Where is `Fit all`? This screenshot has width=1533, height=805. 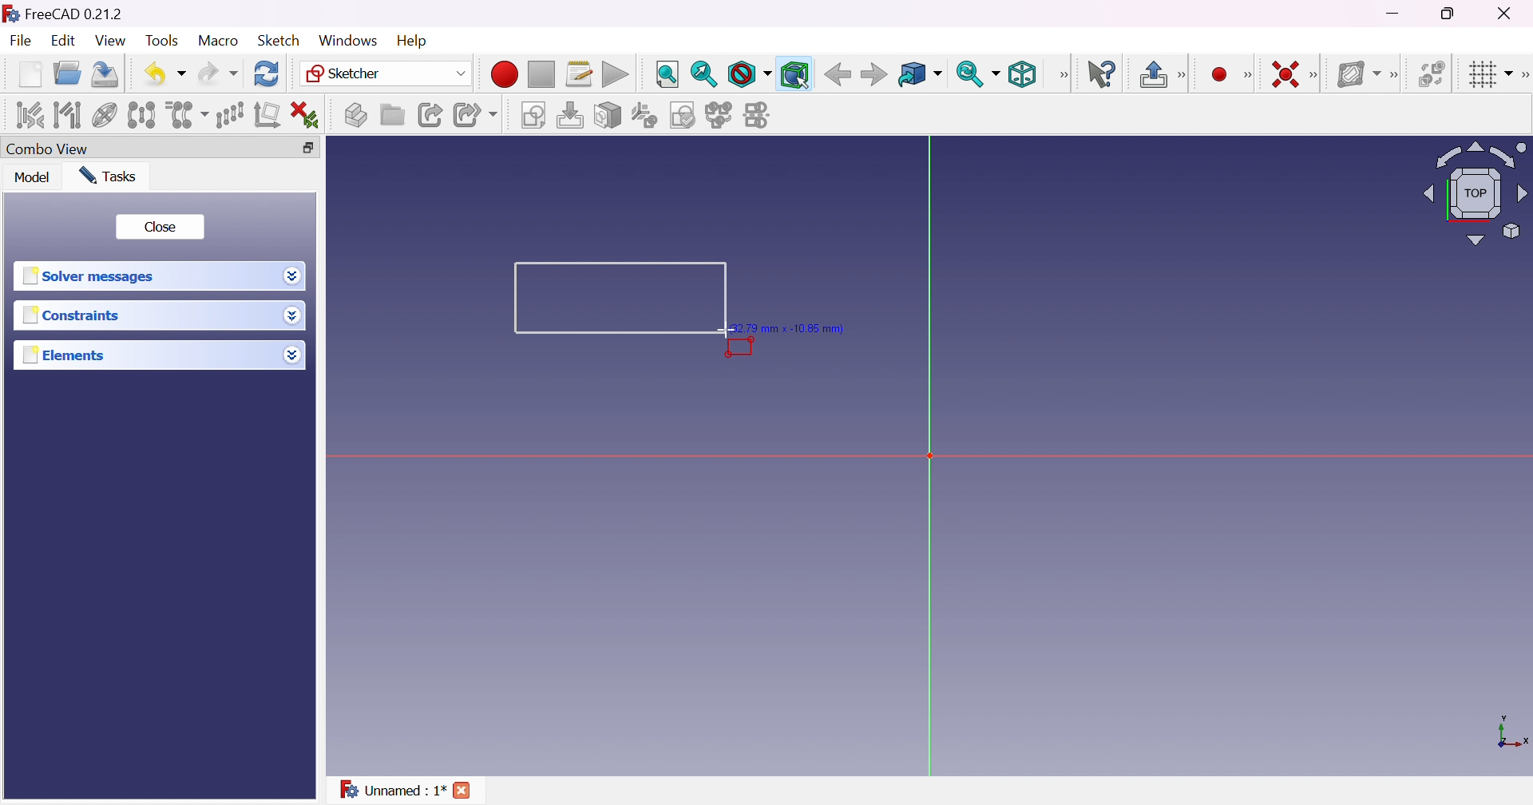
Fit all is located at coordinates (667, 73).